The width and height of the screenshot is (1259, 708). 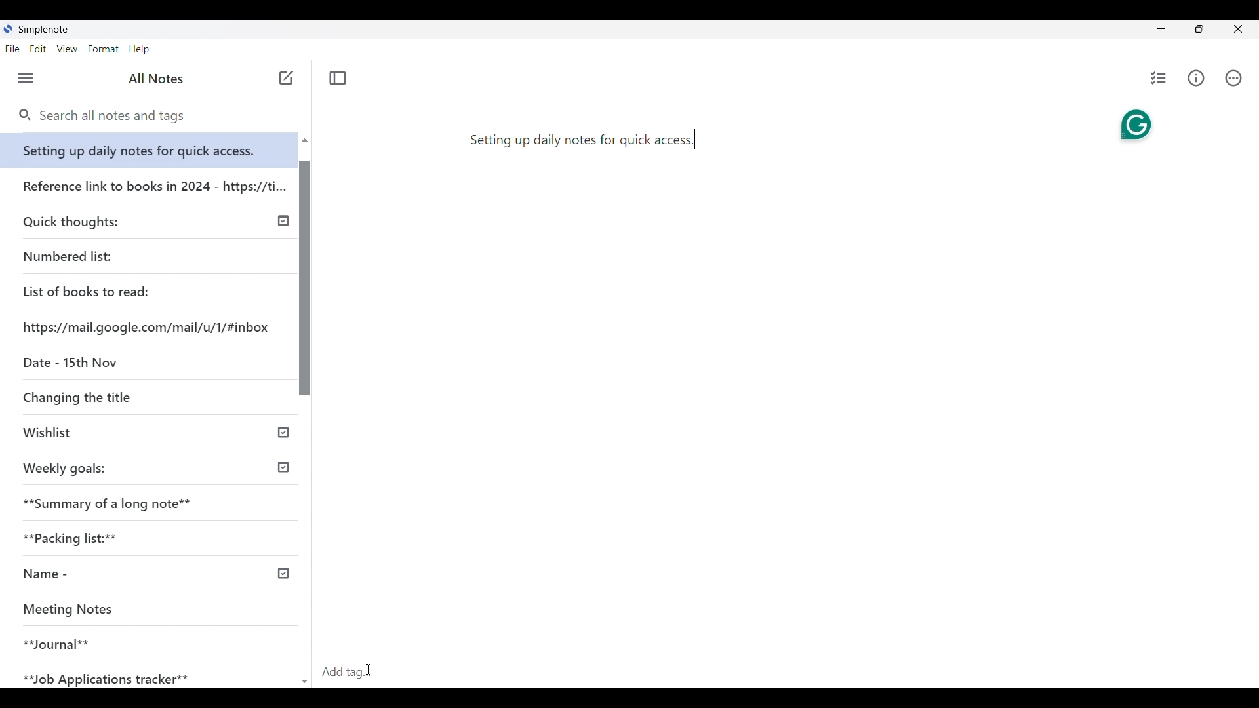 What do you see at coordinates (132, 610) in the screenshot?
I see `Meeting Notes` at bounding box center [132, 610].